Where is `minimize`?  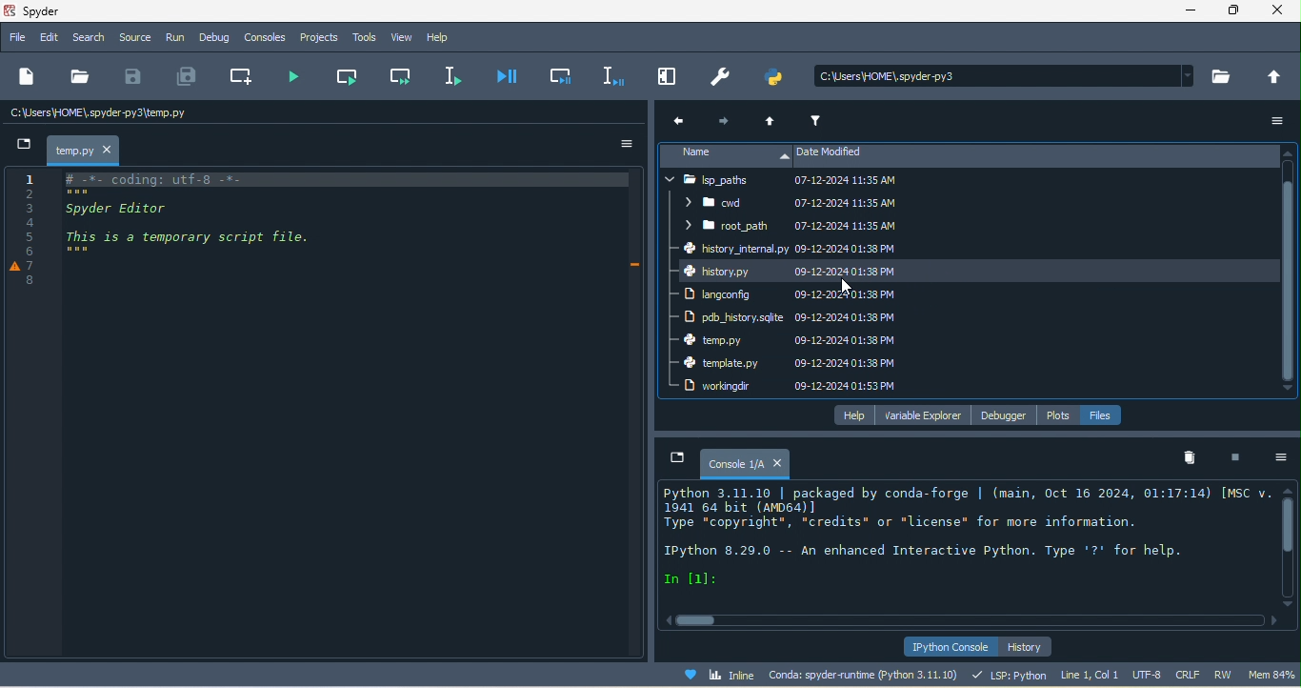 minimize is located at coordinates (1188, 10).